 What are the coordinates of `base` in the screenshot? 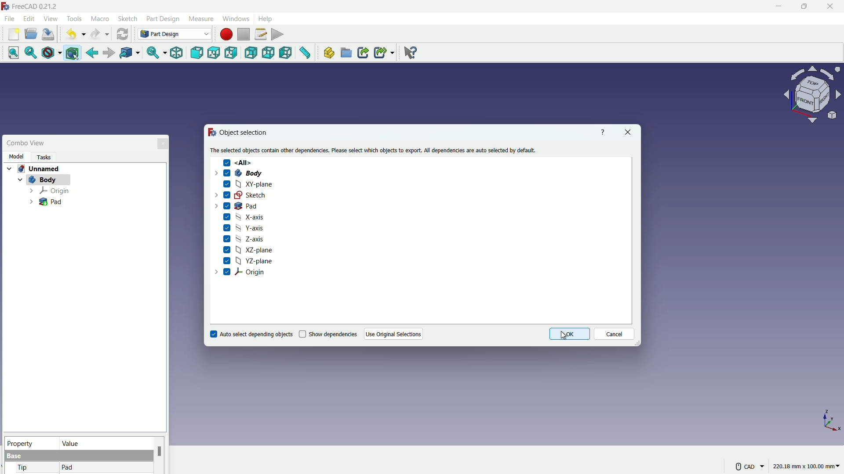 It's located at (15, 456).